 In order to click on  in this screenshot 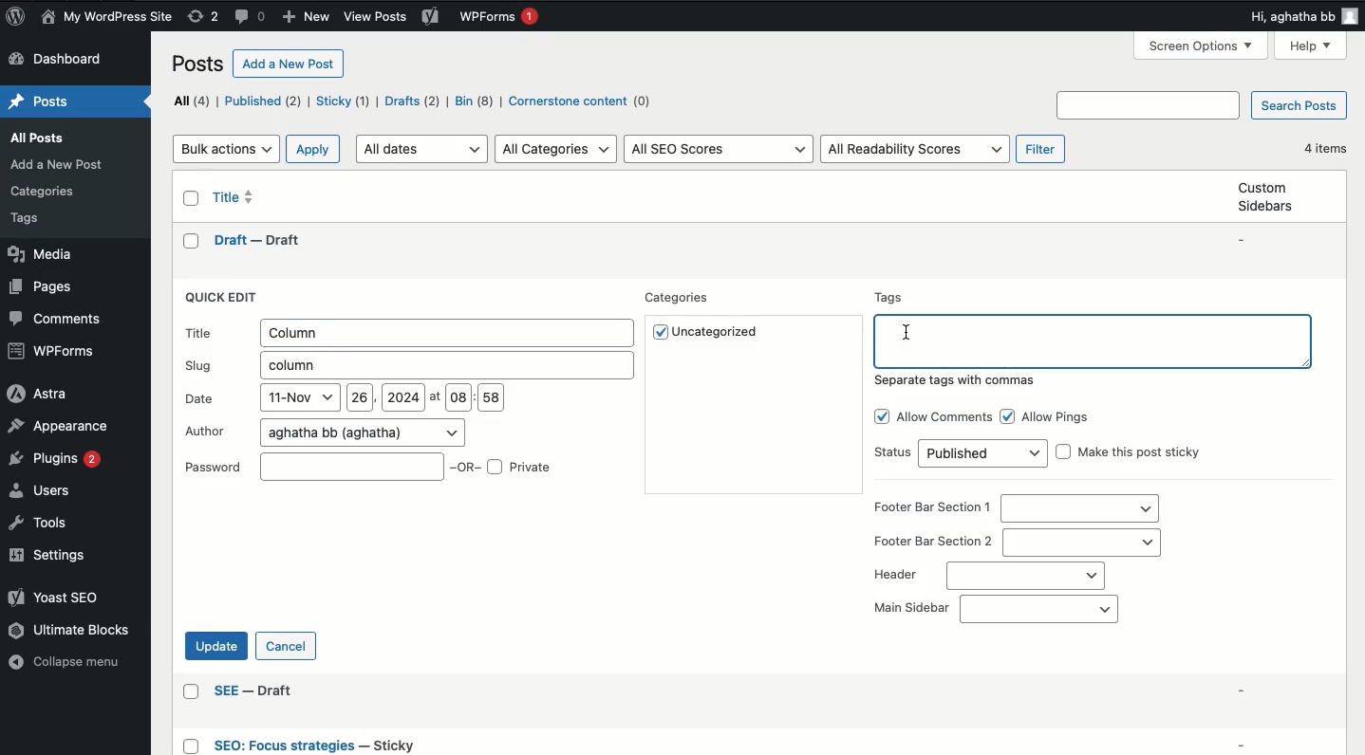, I will do `click(374, 18)`.